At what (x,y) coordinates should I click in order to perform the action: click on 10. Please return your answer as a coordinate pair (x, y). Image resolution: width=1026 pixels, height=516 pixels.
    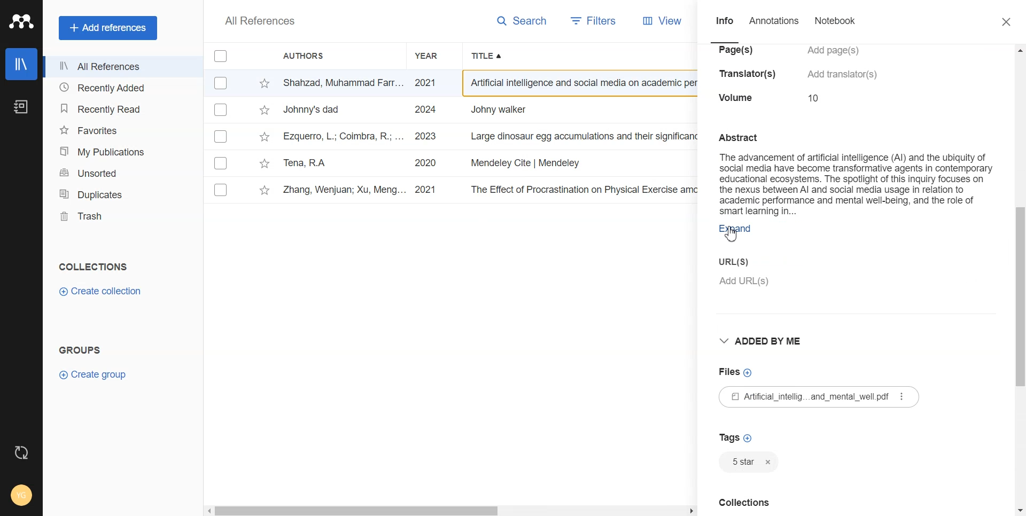
    Looking at the image, I should click on (817, 98).